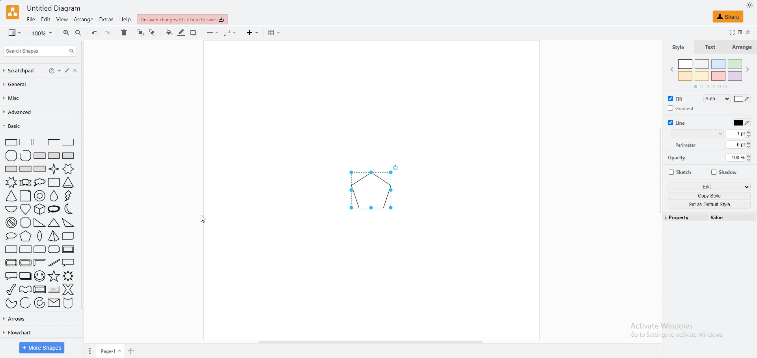 Image resolution: width=757 pixels, height=358 pixels. What do you see at coordinates (682, 172) in the screenshot?
I see `sketch` at bounding box center [682, 172].